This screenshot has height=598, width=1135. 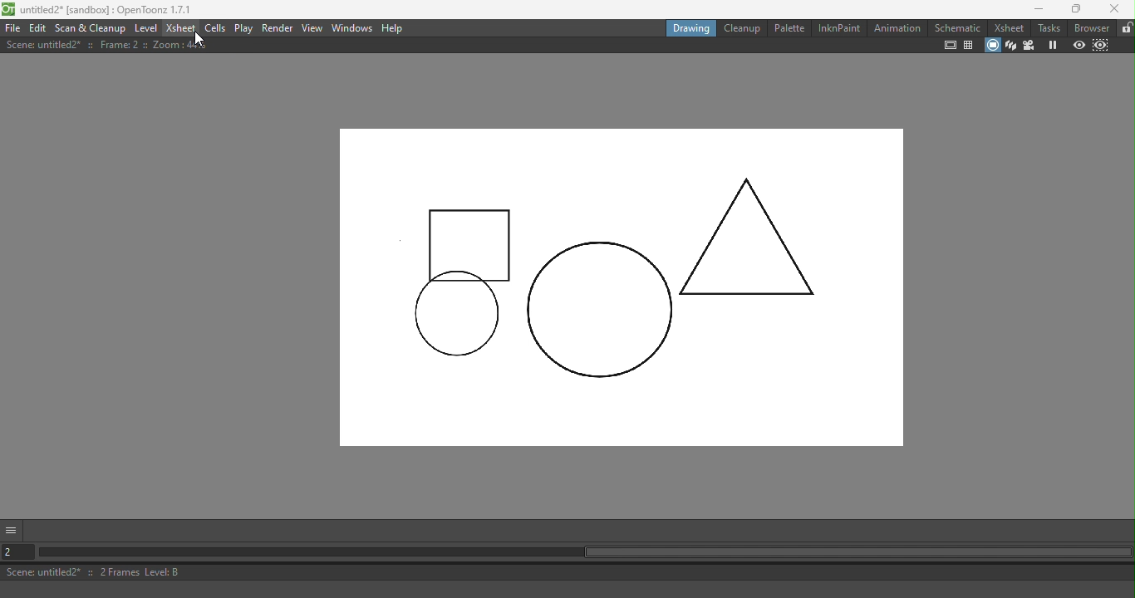 What do you see at coordinates (614, 292) in the screenshot?
I see `Canvas` at bounding box center [614, 292].